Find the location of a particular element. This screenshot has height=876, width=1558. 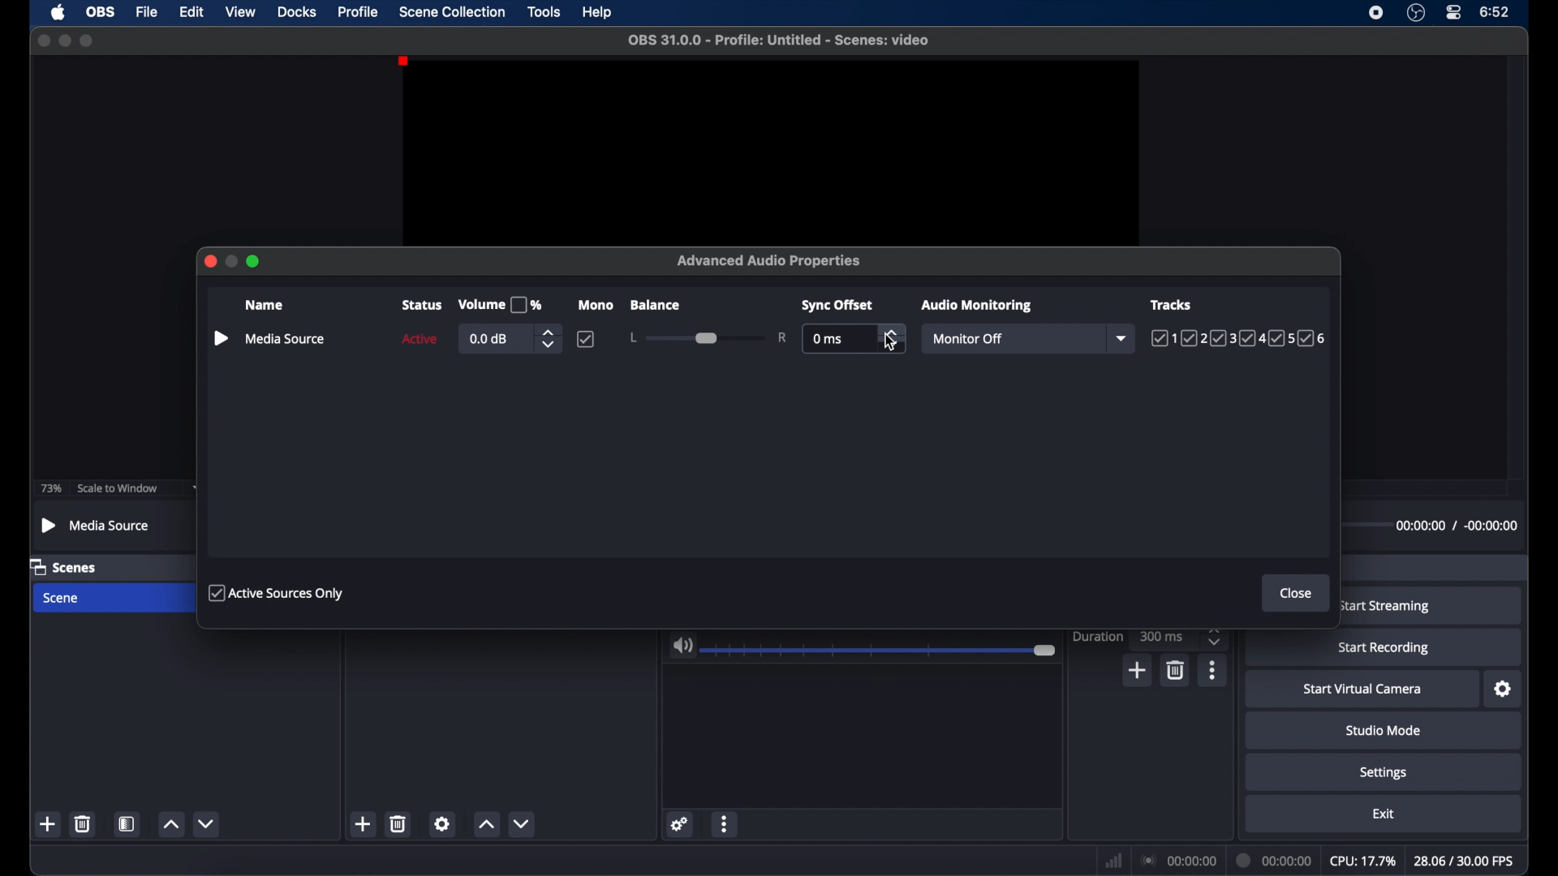

add is located at coordinates (364, 824).